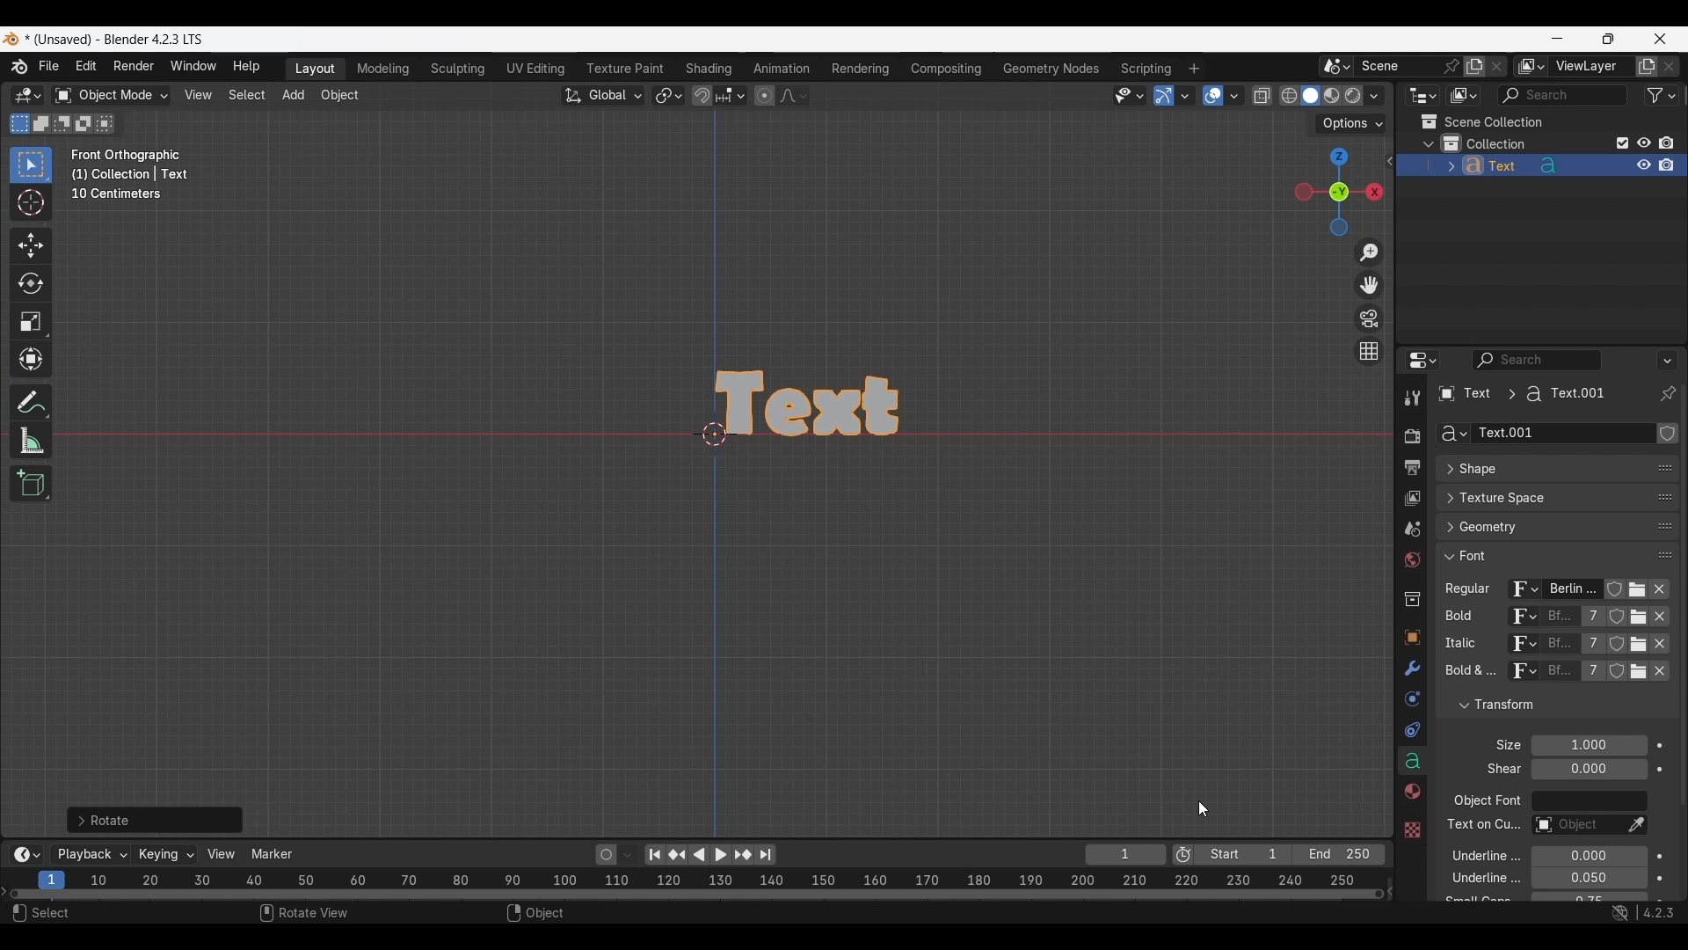 Image resolution: width=1688 pixels, height=950 pixels. Describe the element at coordinates (1370, 318) in the screenshot. I see `Toggle camera view` at that location.